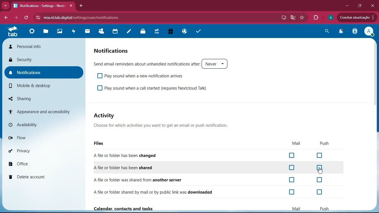 The height and width of the screenshot is (213, 379). What do you see at coordinates (156, 32) in the screenshot?
I see `tab` at bounding box center [156, 32].